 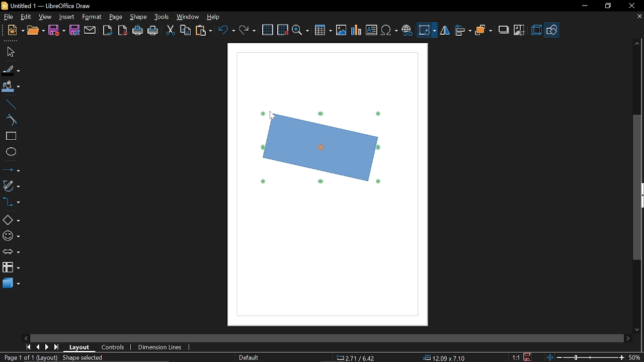 What do you see at coordinates (8, 17) in the screenshot?
I see `file ` at bounding box center [8, 17].